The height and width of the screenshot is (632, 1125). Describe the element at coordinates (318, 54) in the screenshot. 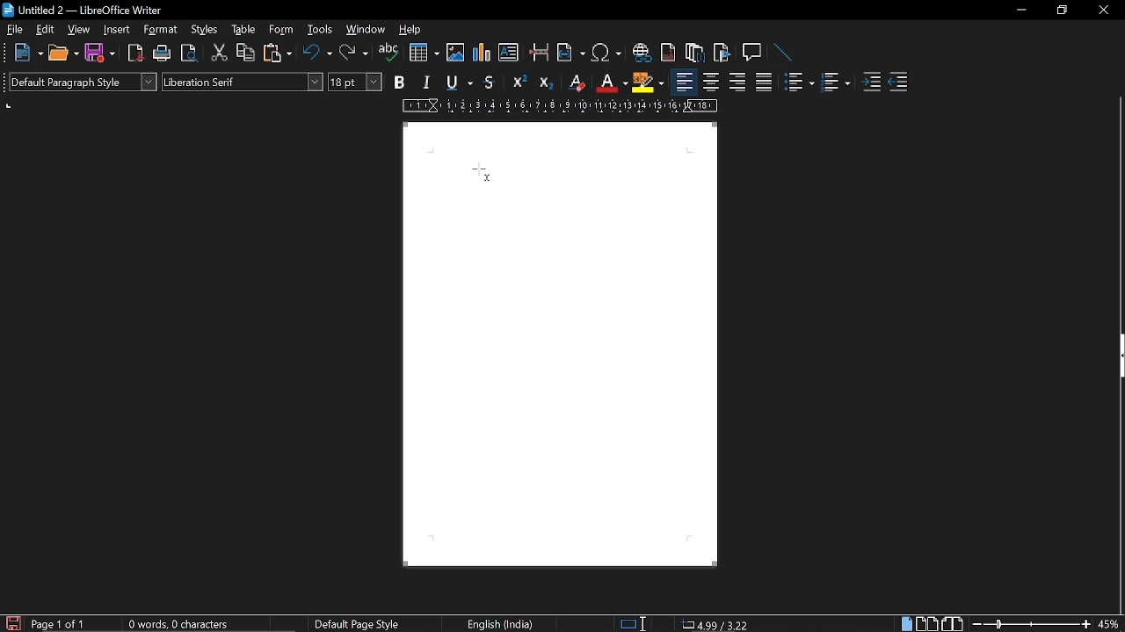

I see `undo` at that location.